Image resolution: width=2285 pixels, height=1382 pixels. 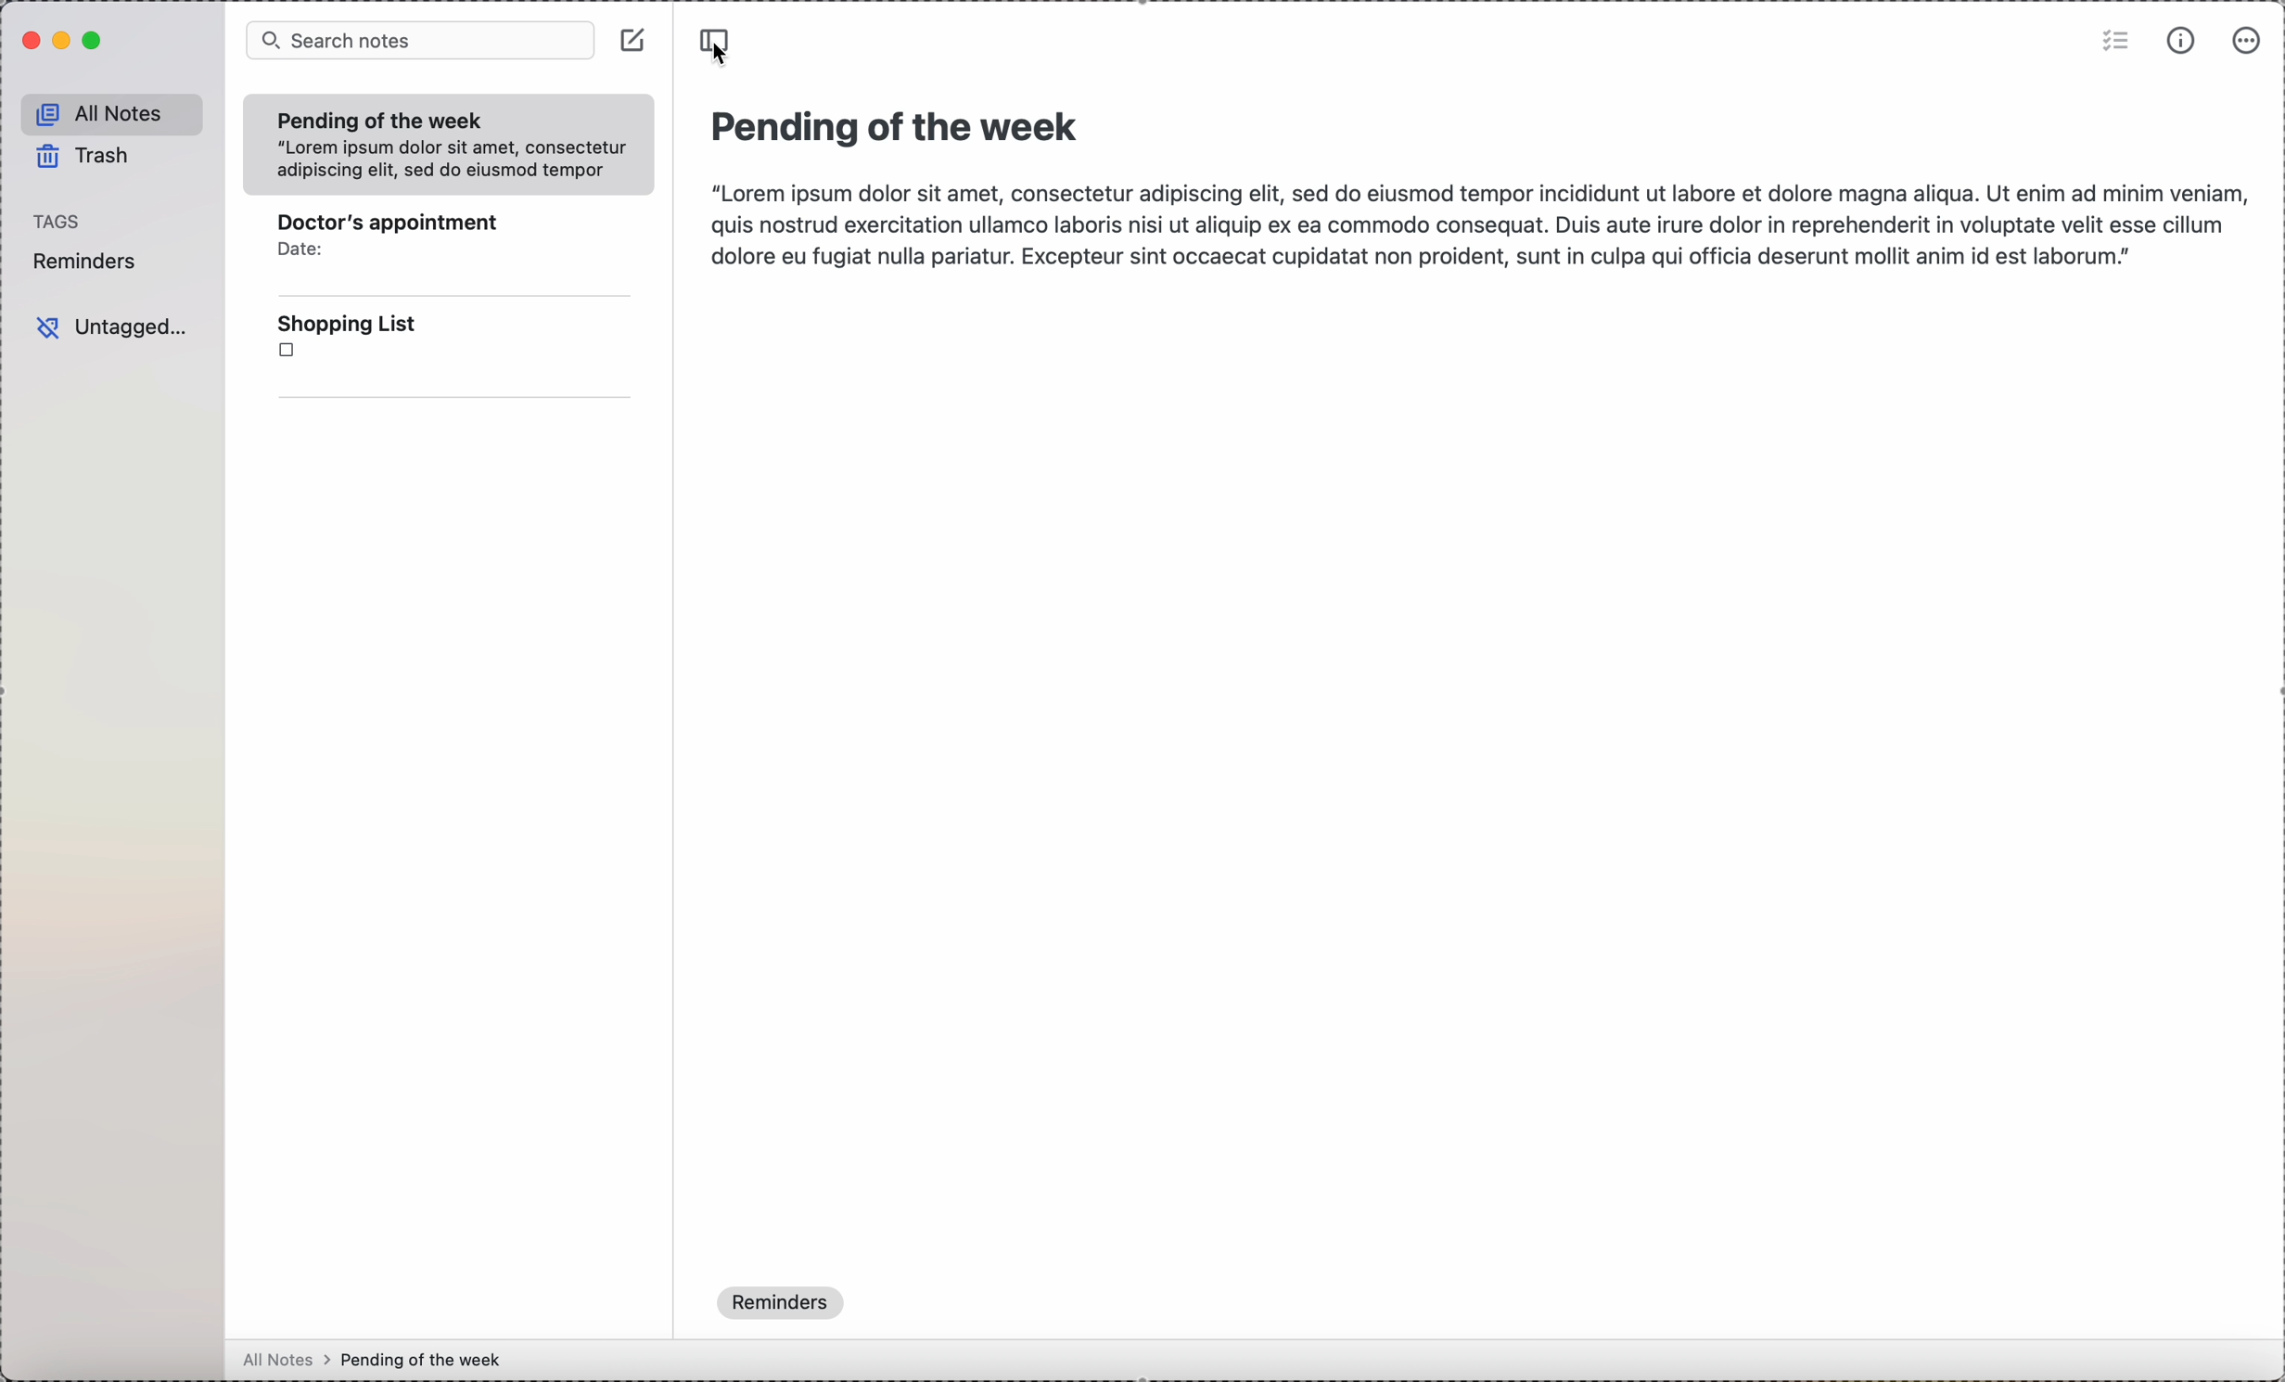 What do you see at coordinates (109, 116) in the screenshot?
I see `all notes` at bounding box center [109, 116].